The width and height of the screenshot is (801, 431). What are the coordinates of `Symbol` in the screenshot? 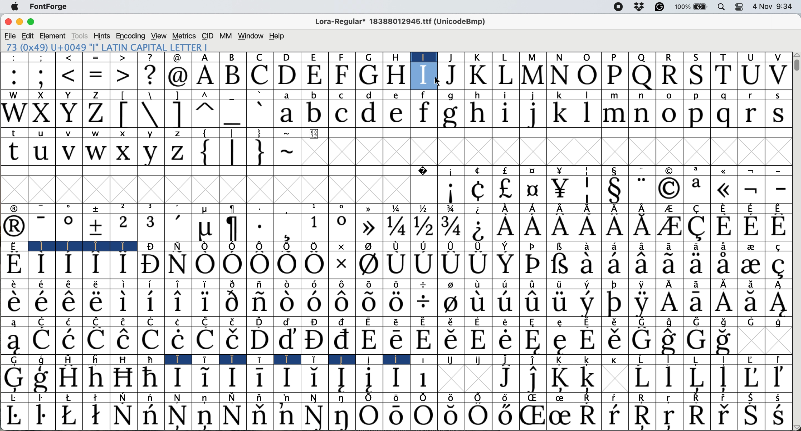 It's located at (232, 397).